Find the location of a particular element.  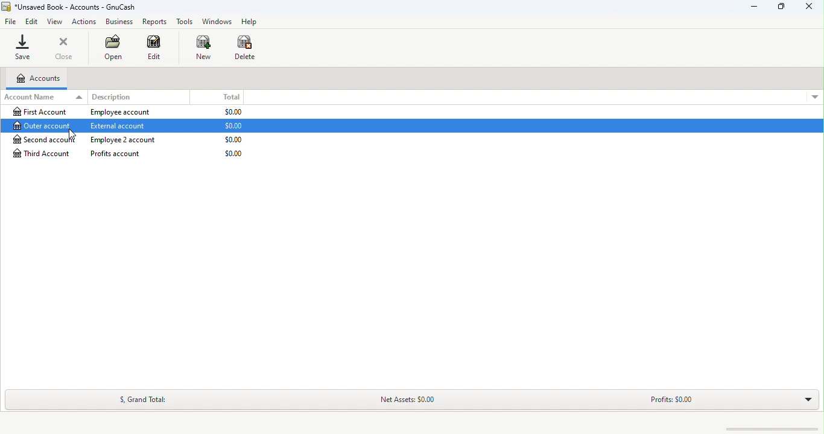

File is located at coordinates (12, 22).